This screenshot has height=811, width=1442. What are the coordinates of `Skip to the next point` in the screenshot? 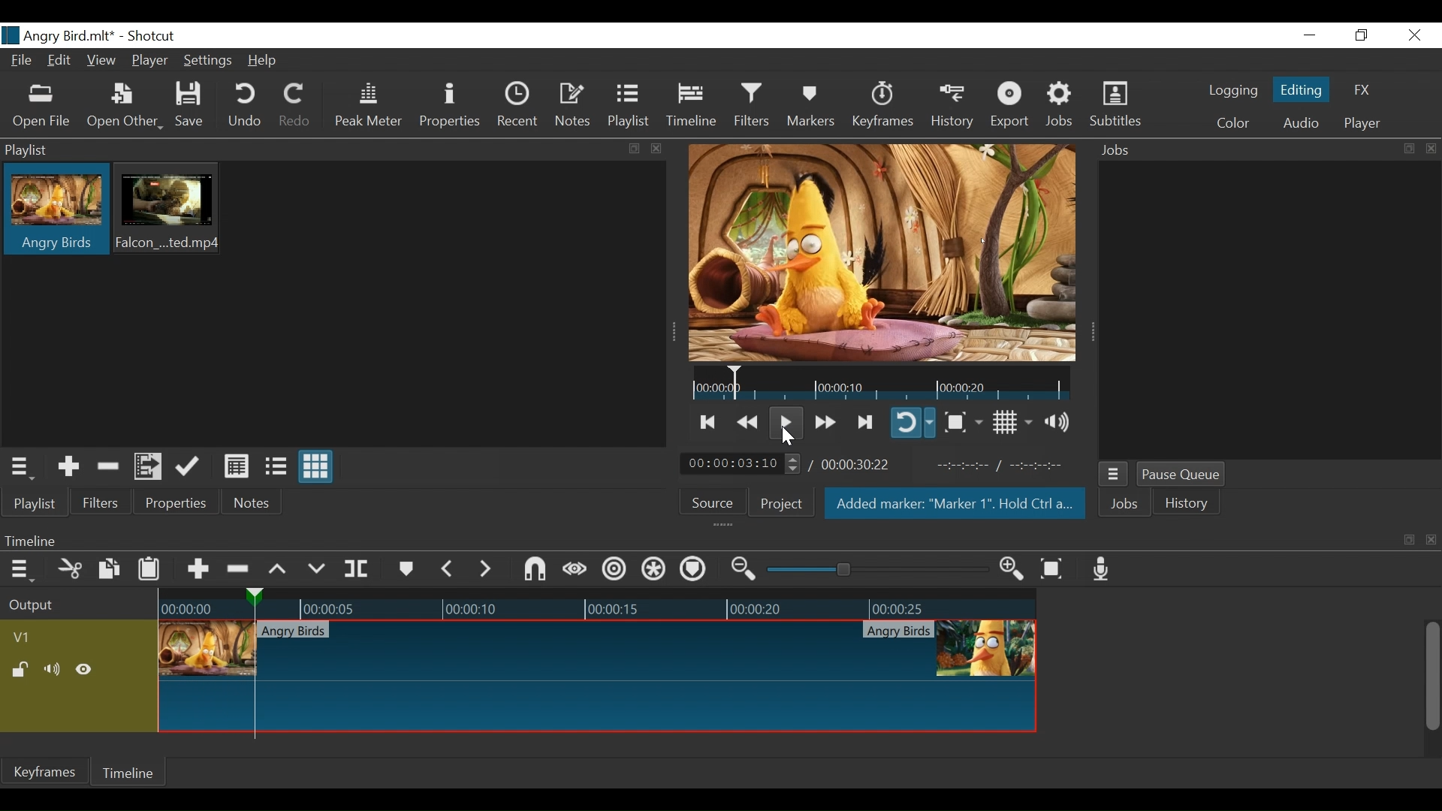 It's located at (864, 421).